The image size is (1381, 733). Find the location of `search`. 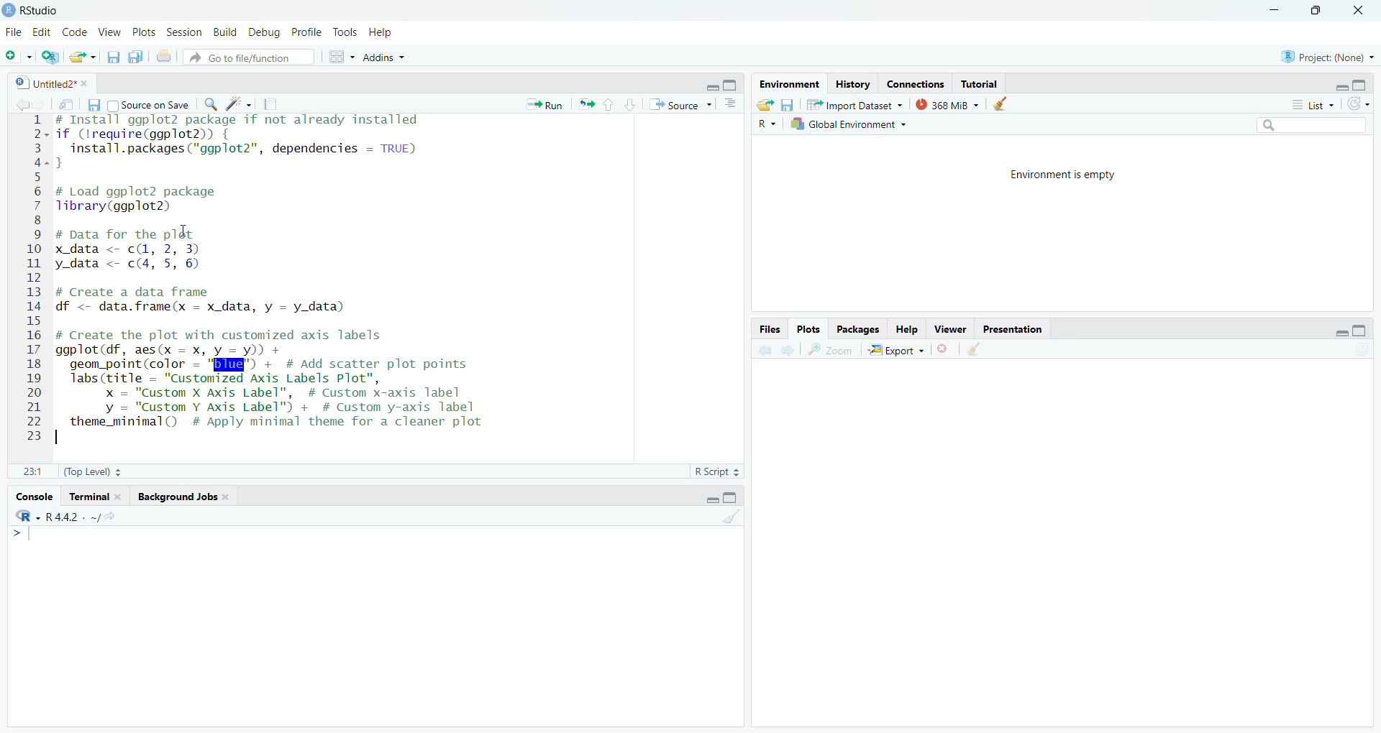

search is located at coordinates (1311, 124).